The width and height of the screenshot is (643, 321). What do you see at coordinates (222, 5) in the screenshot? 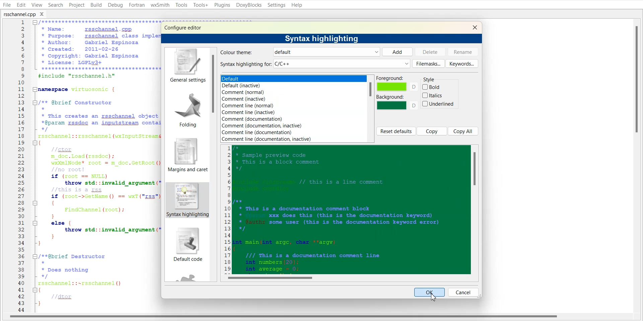
I see `Plugins` at bounding box center [222, 5].